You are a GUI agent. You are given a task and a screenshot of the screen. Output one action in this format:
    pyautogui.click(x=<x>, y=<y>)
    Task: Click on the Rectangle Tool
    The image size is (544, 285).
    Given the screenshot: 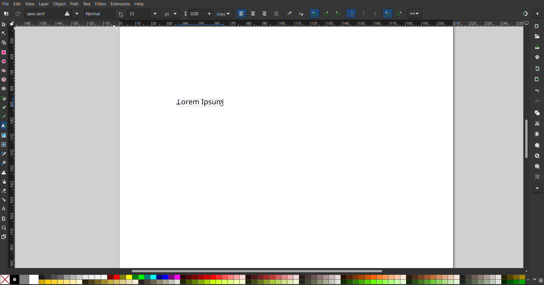 What is the action you would take?
    pyautogui.click(x=4, y=53)
    